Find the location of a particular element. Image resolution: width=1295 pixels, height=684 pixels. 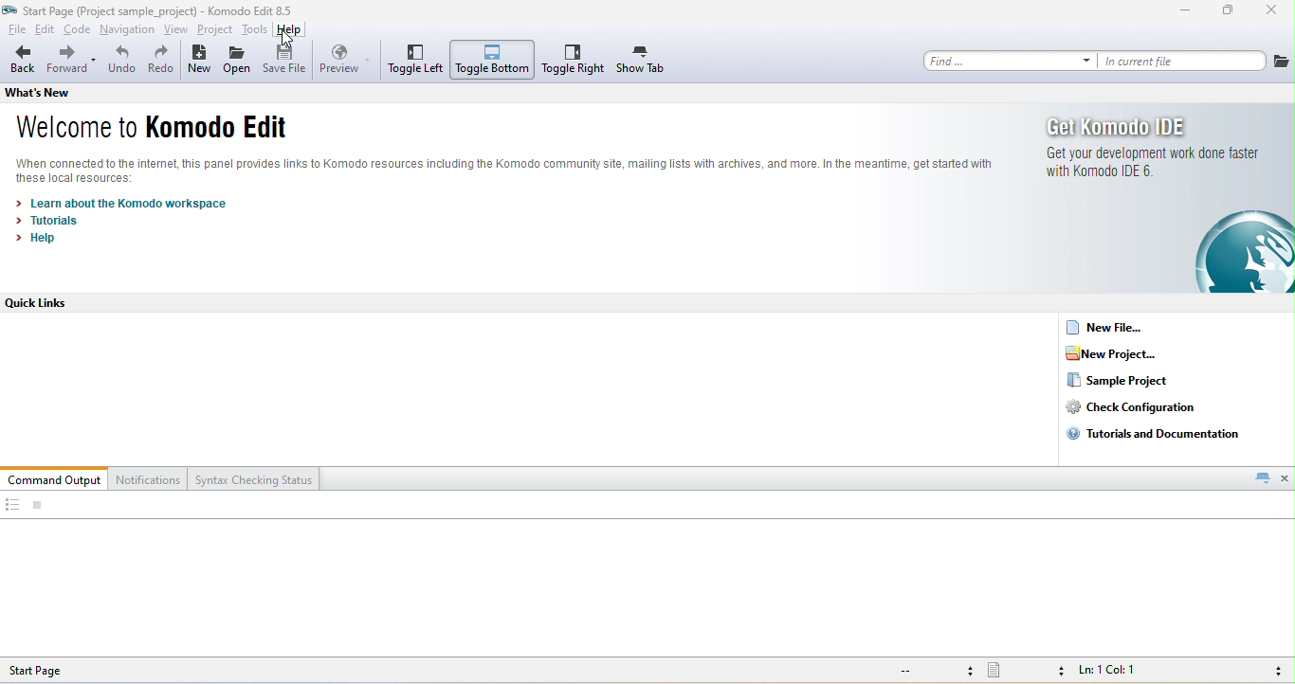

cursor is located at coordinates (288, 41).